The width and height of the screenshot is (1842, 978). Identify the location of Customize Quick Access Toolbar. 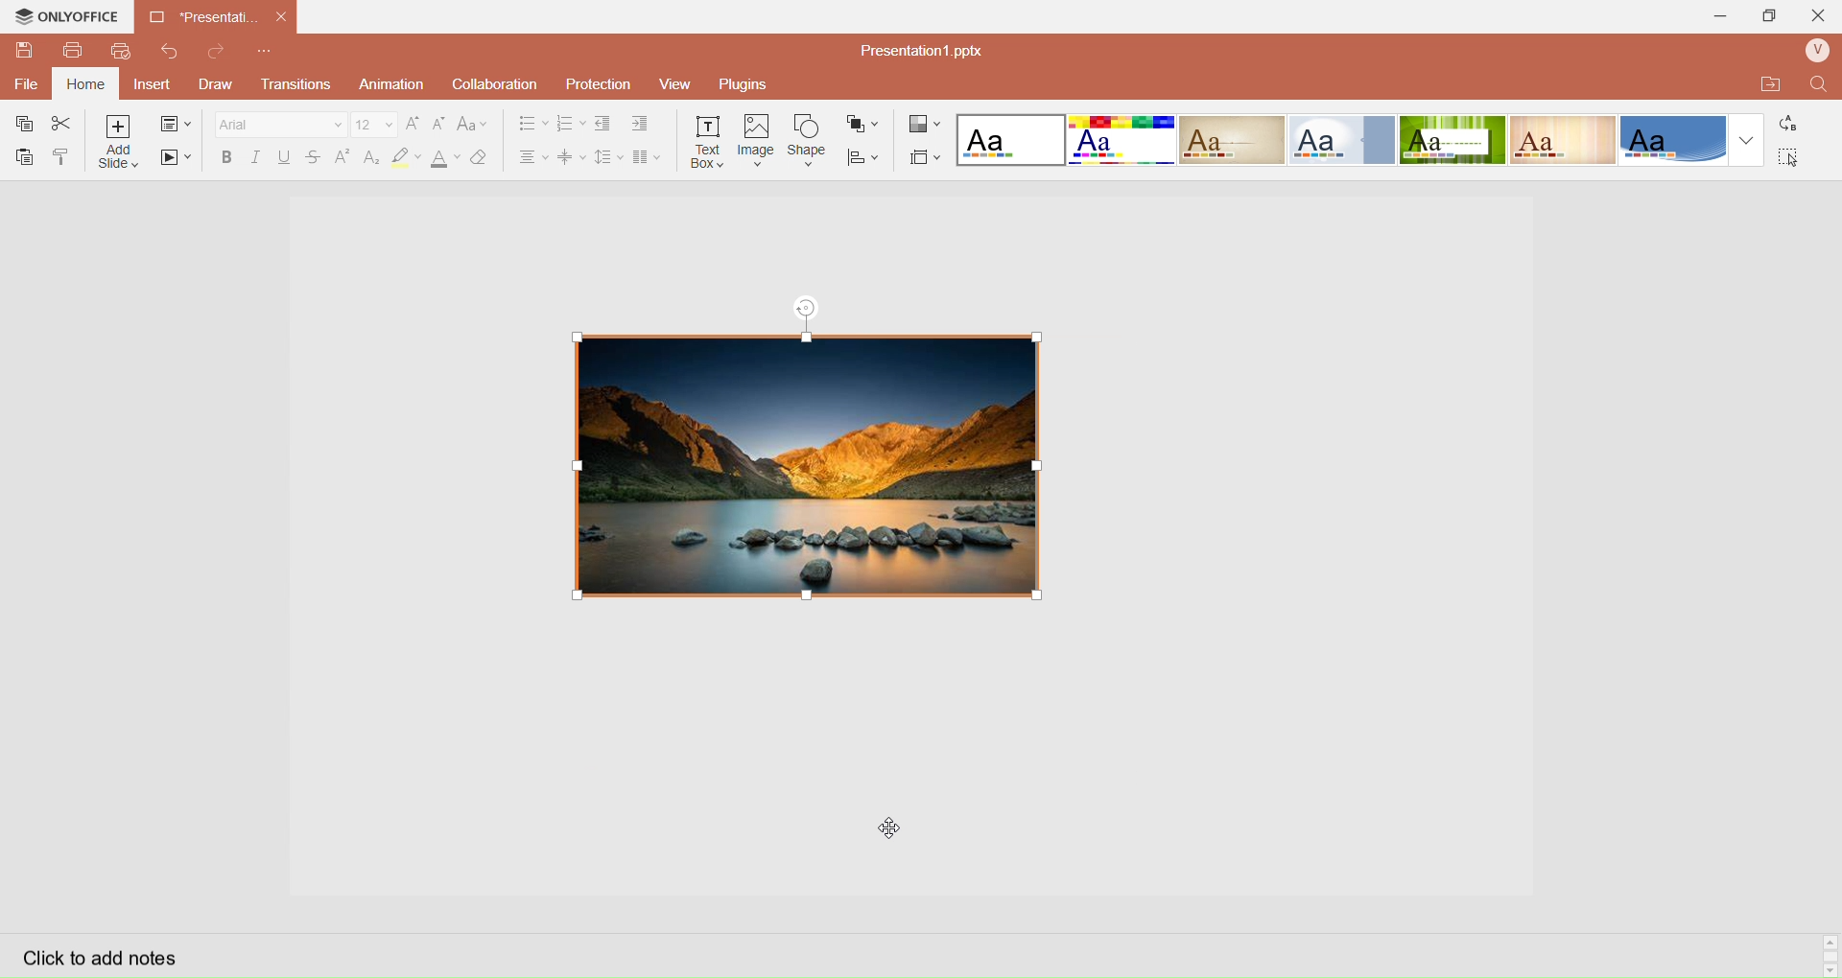
(265, 52).